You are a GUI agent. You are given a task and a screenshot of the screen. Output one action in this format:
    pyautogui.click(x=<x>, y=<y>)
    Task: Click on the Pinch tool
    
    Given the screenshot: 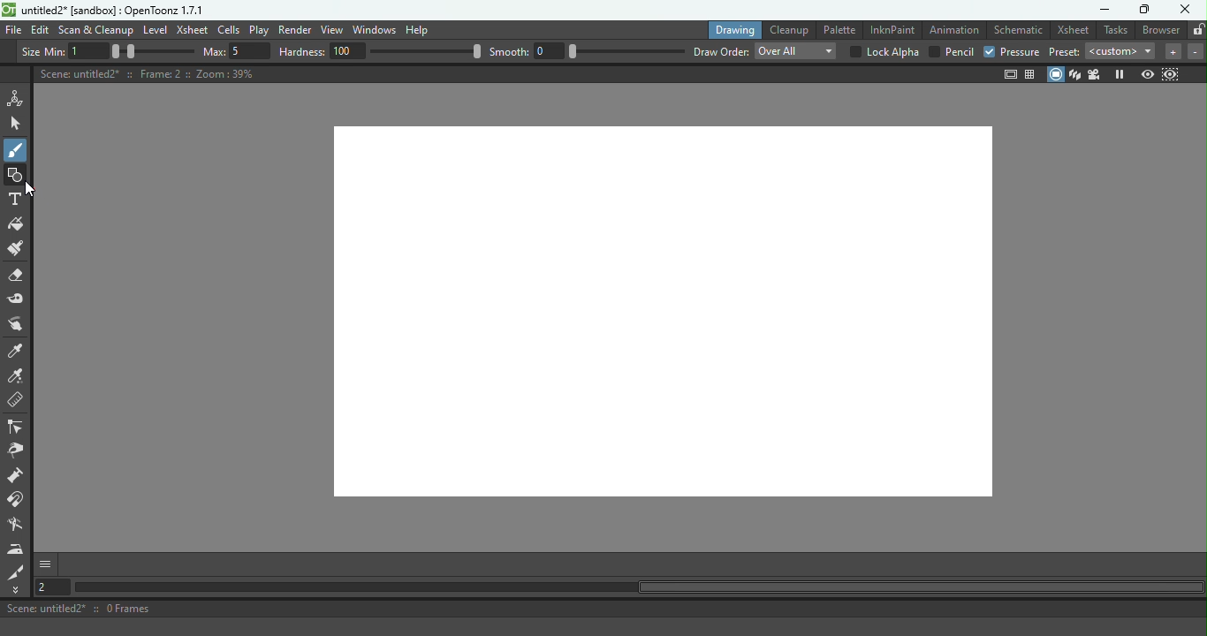 What is the action you would take?
    pyautogui.click(x=20, y=324)
    